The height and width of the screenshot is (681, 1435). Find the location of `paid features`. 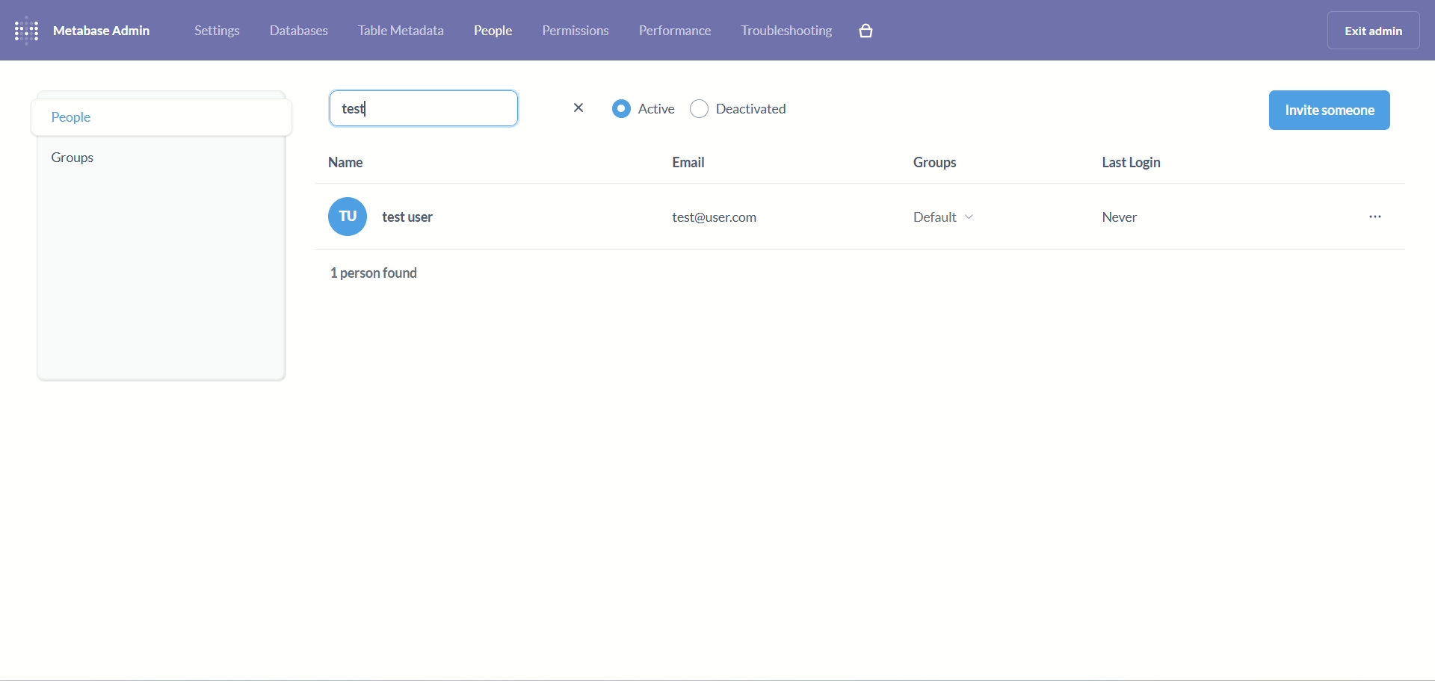

paid features is located at coordinates (867, 30).